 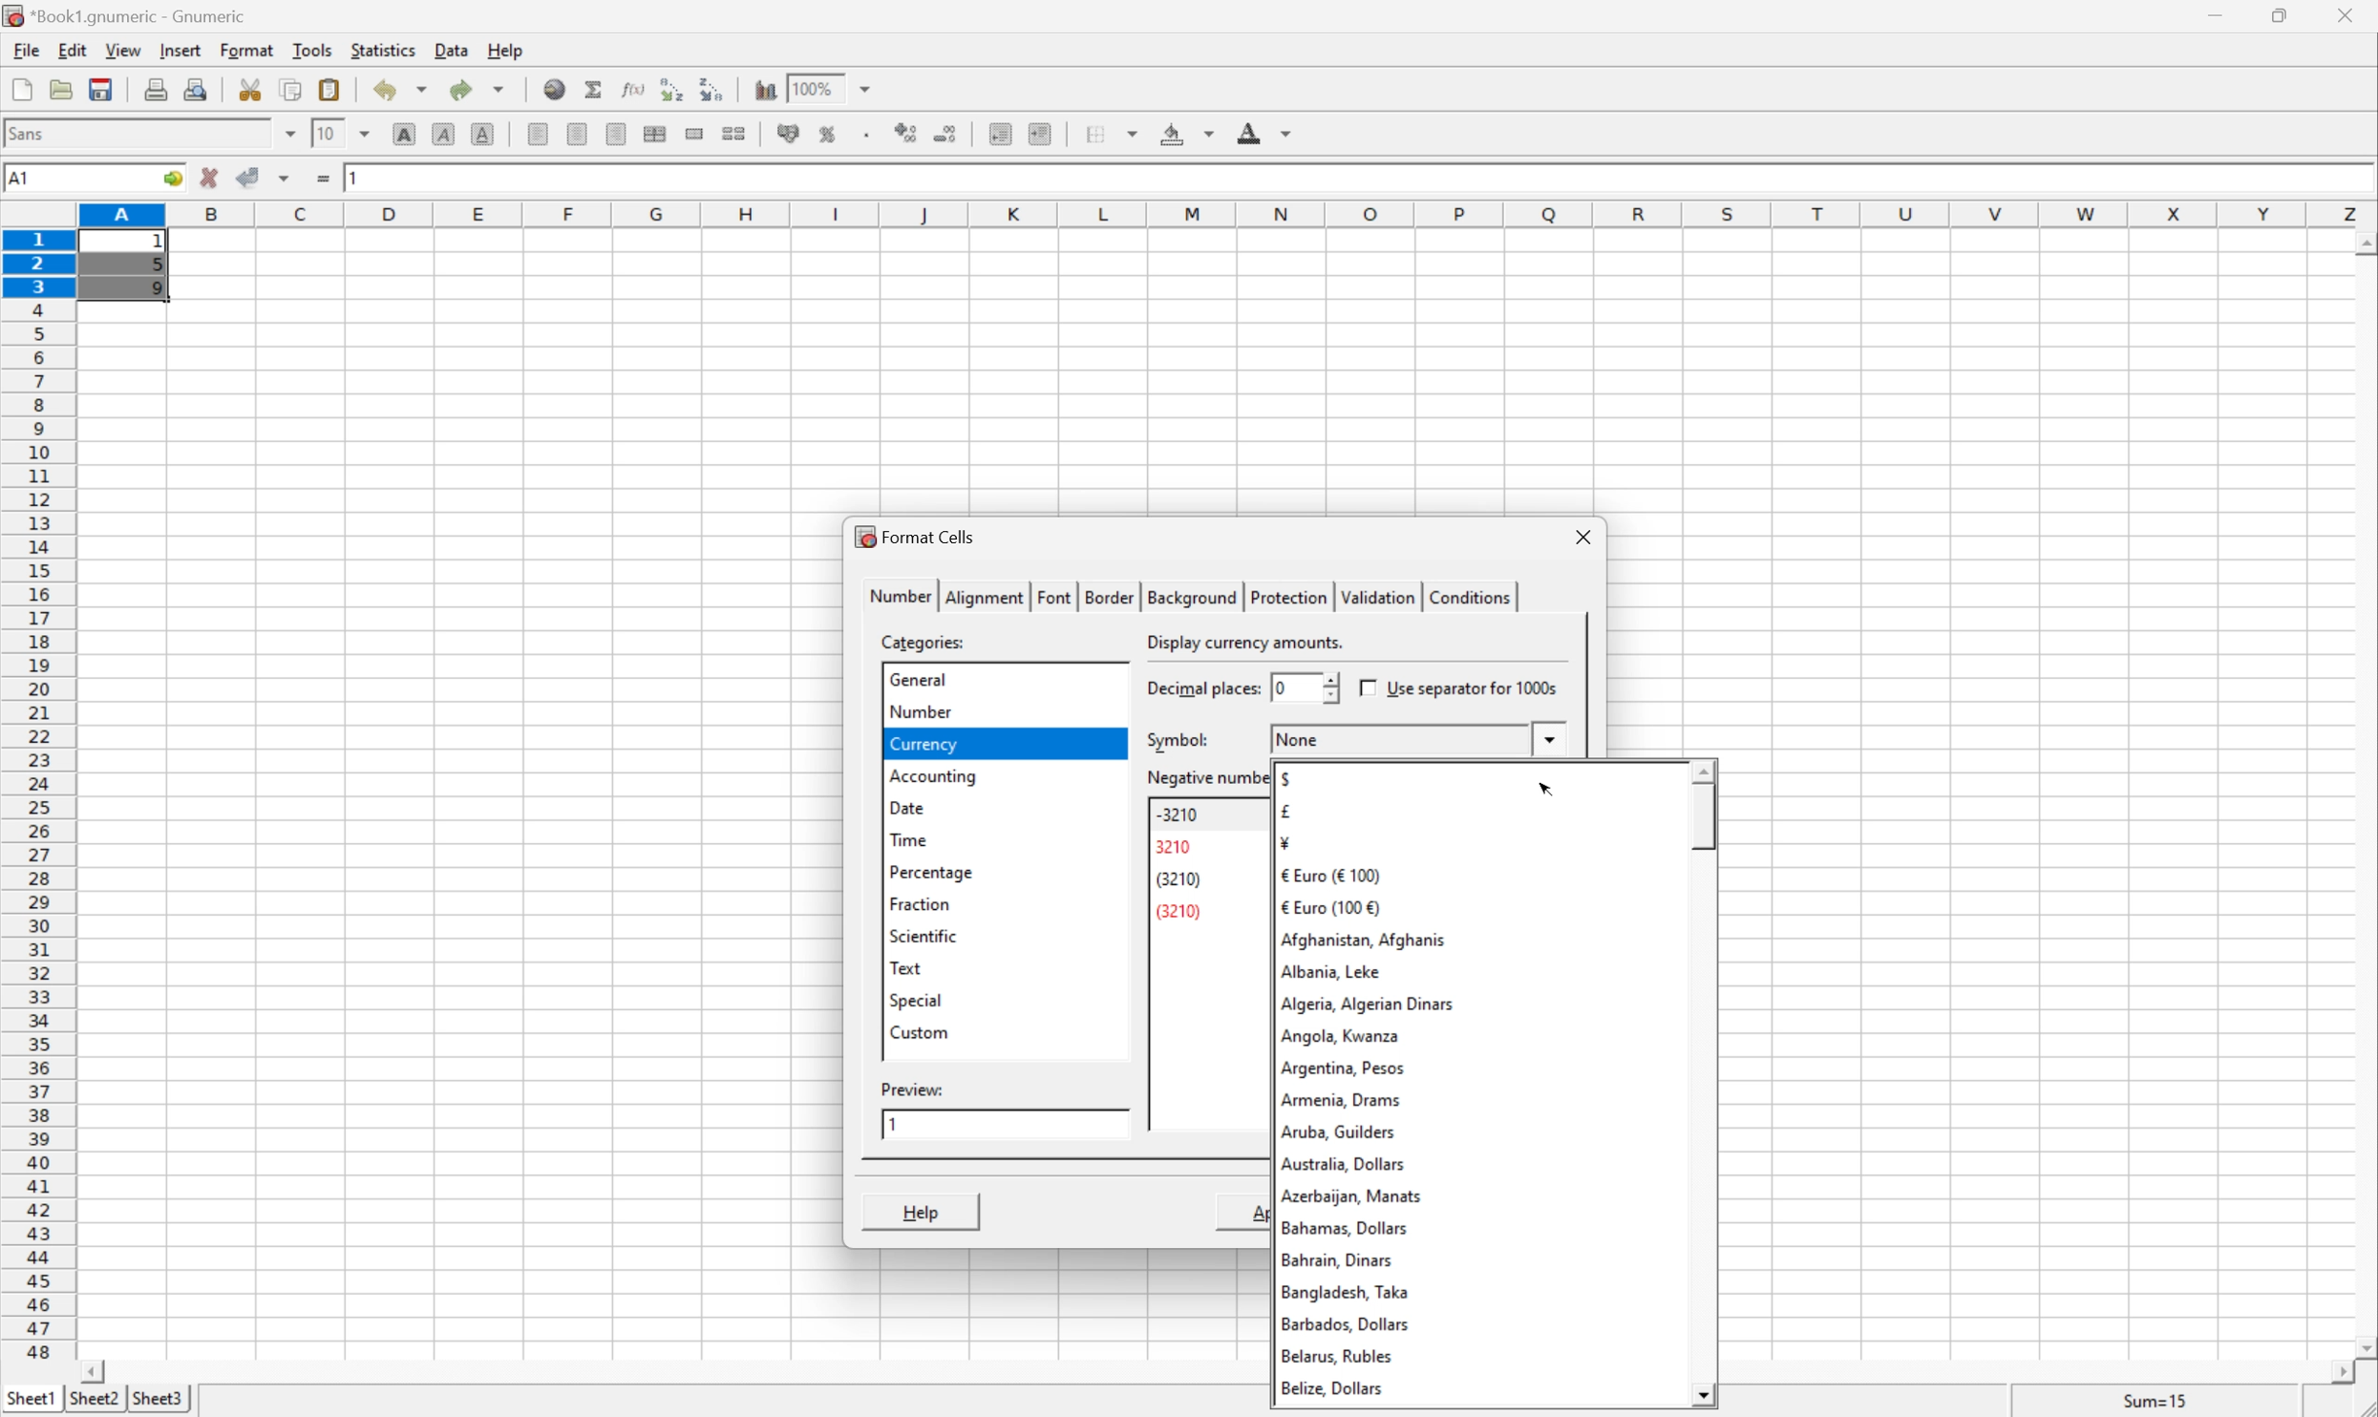 What do you see at coordinates (326, 132) in the screenshot?
I see `10` at bounding box center [326, 132].